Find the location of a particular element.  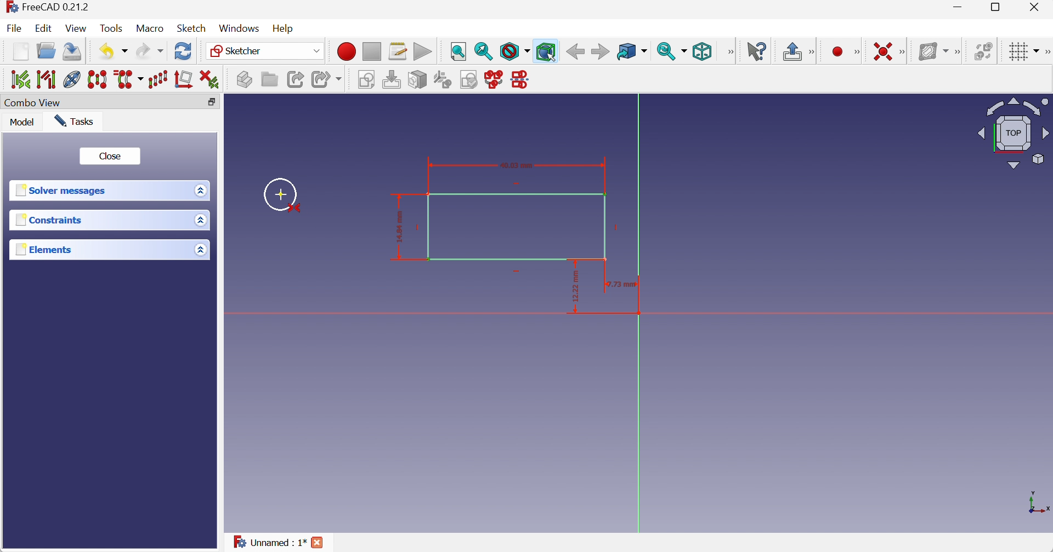

Merge sketches is located at coordinates (495, 79).